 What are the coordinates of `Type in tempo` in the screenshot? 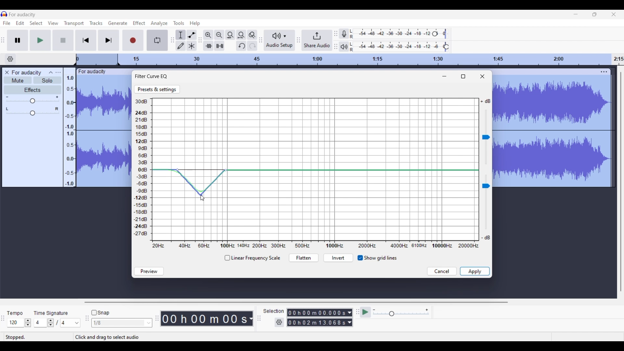 It's located at (15, 323).